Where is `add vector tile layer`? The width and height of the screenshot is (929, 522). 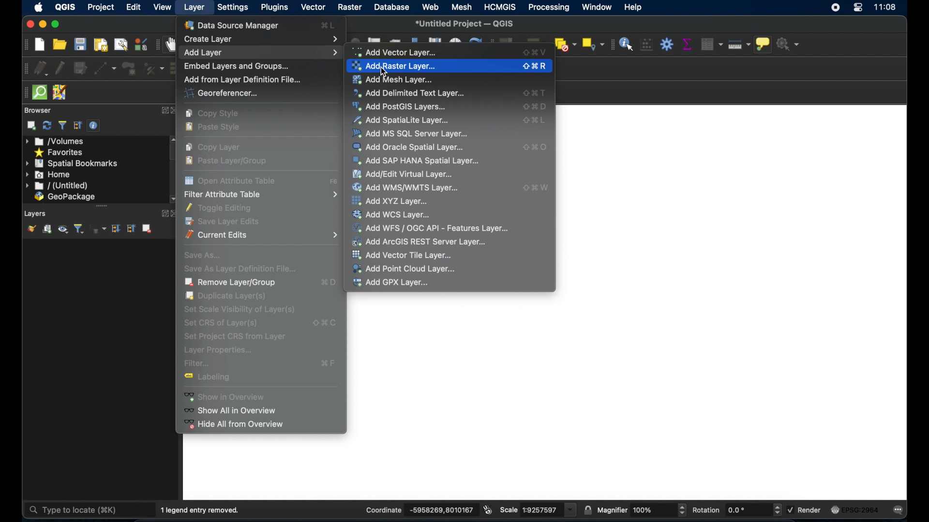
add vector tile layer is located at coordinates (404, 255).